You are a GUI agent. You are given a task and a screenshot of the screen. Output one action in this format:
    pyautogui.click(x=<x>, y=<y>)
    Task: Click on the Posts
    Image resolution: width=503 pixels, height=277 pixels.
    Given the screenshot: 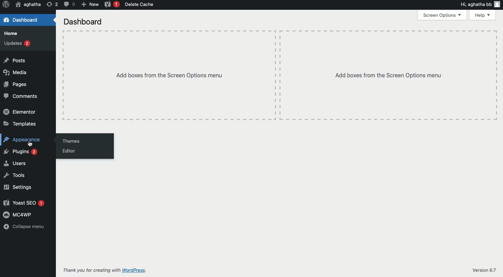 What is the action you would take?
    pyautogui.click(x=15, y=59)
    